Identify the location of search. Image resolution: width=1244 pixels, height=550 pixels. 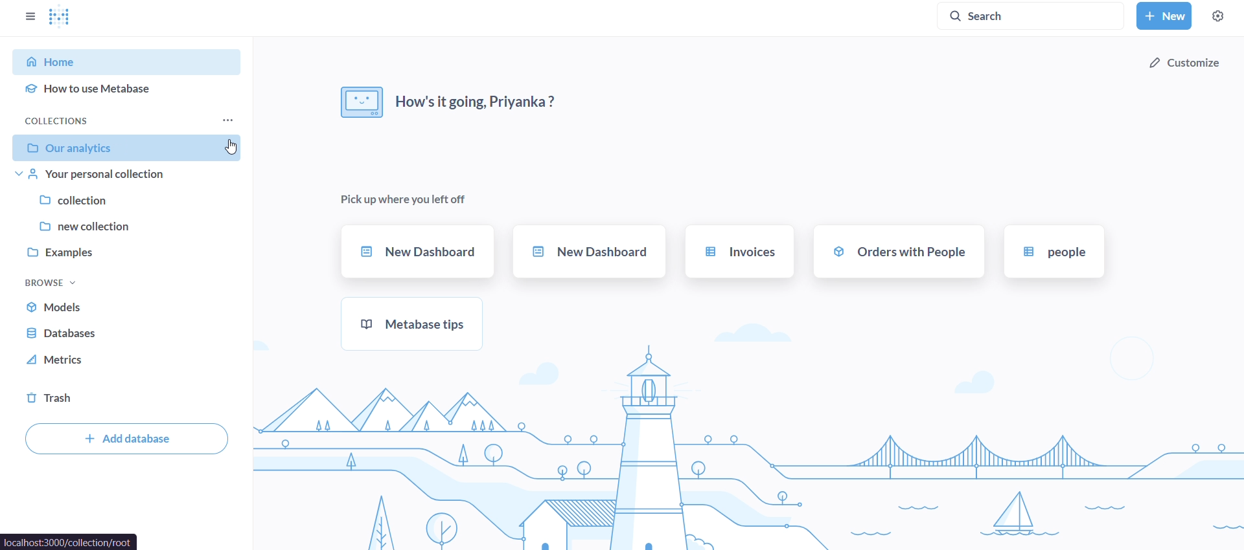
(1035, 15).